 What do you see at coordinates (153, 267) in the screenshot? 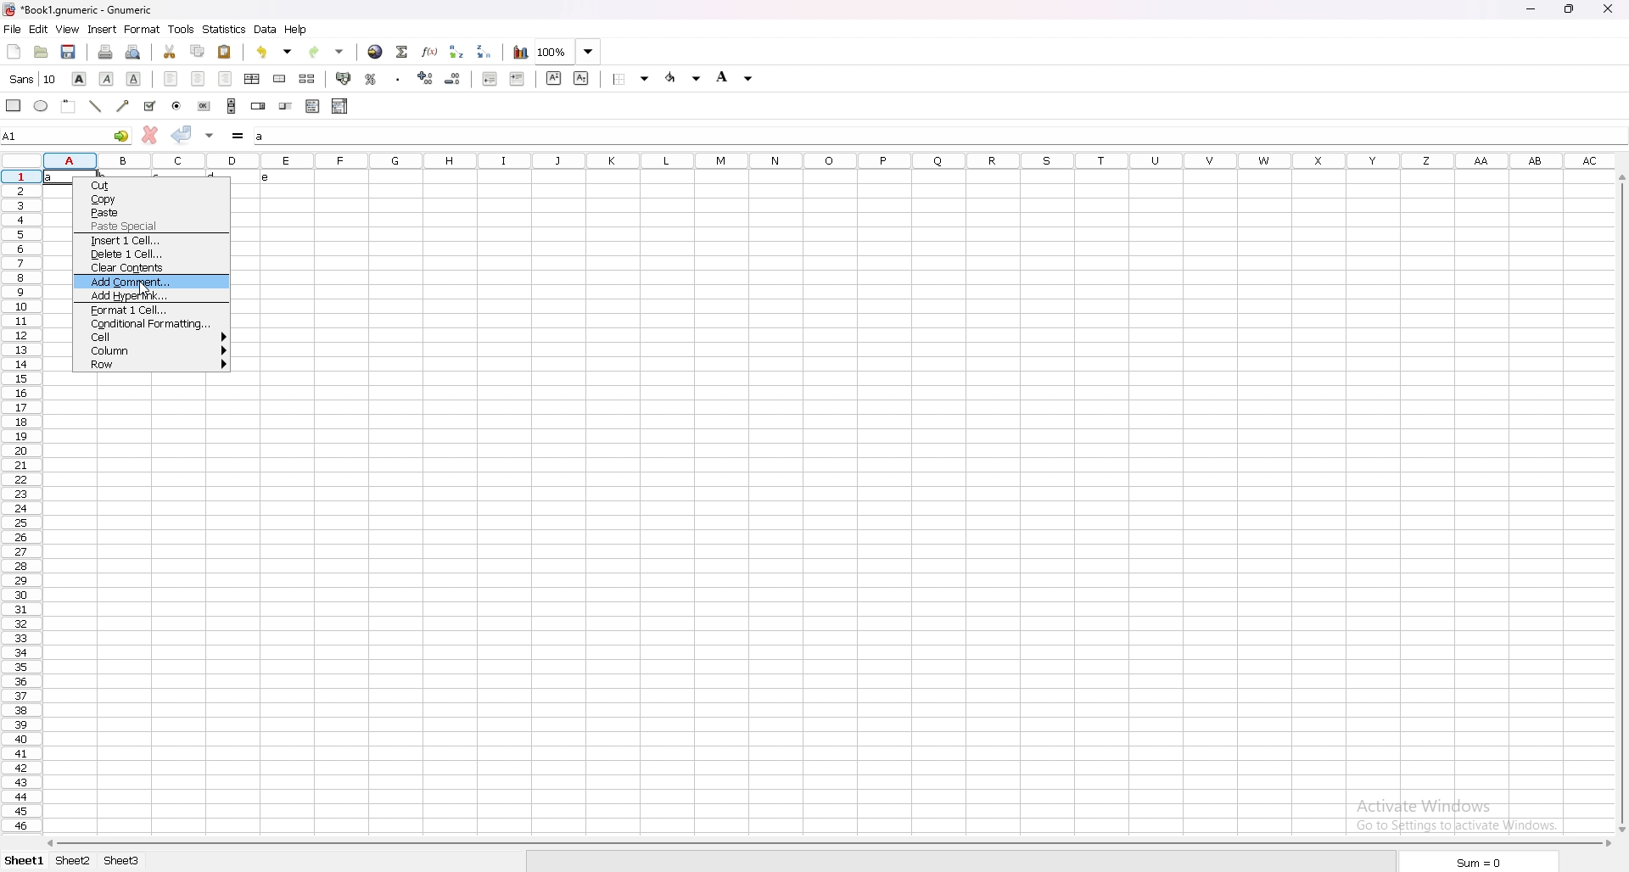
I see `clear contents` at bounding box center [153, 267].